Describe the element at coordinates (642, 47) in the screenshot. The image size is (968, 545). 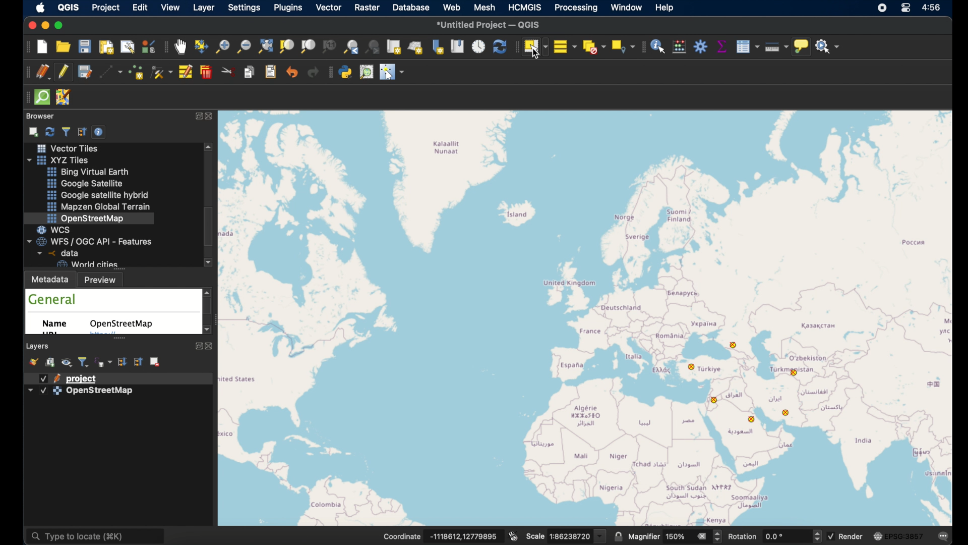
I see `attributes toolbar` at that location.